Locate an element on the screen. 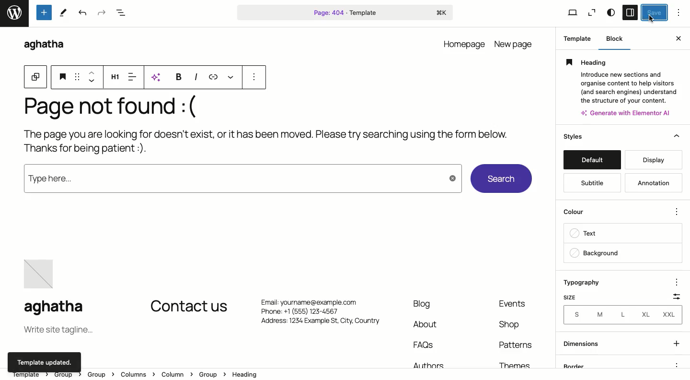  Italics is located at coordinates (196, 77).